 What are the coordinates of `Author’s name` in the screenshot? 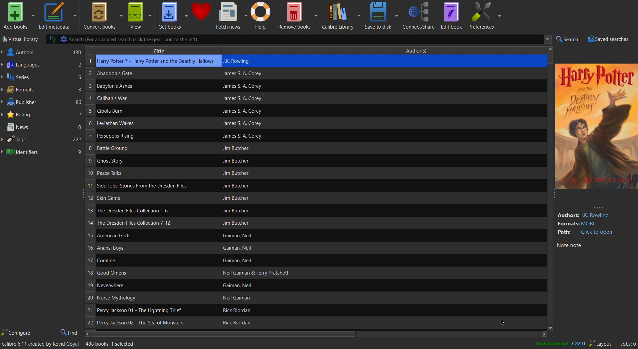 It's located at (324, 111).